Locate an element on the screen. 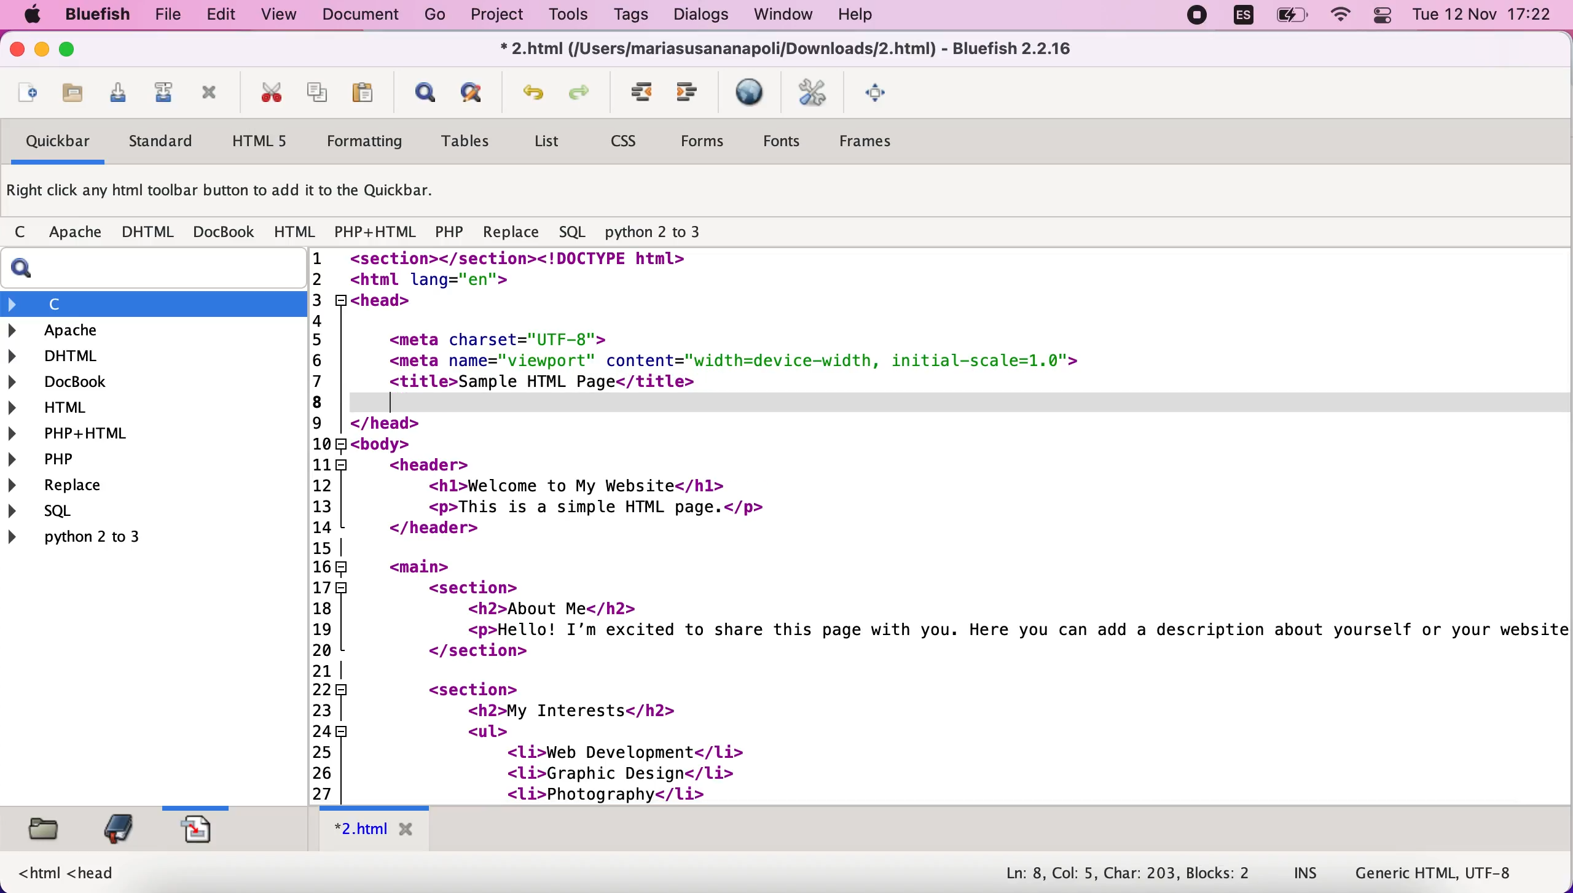 This screenshot has width=1573, height=893. *2.html is located at coordinates (377, 829).